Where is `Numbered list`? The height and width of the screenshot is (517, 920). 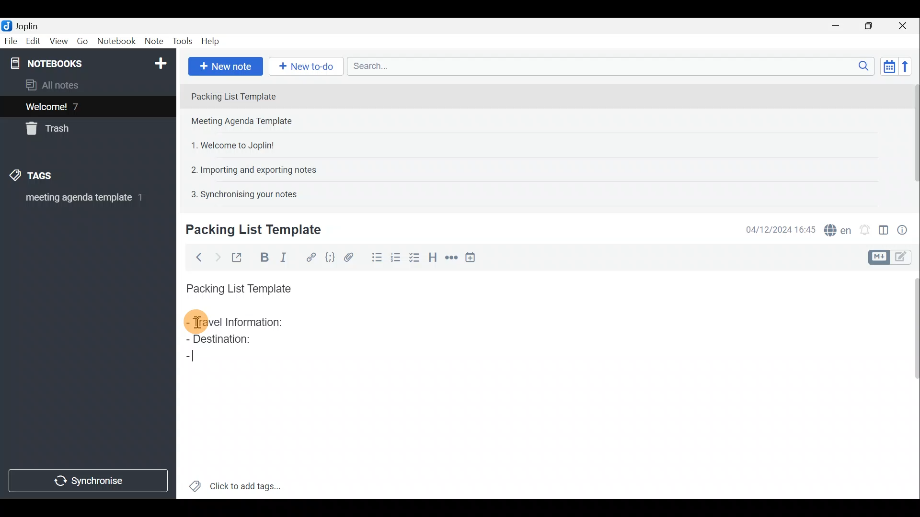
Numbered list is located at coordinates (398, 260).